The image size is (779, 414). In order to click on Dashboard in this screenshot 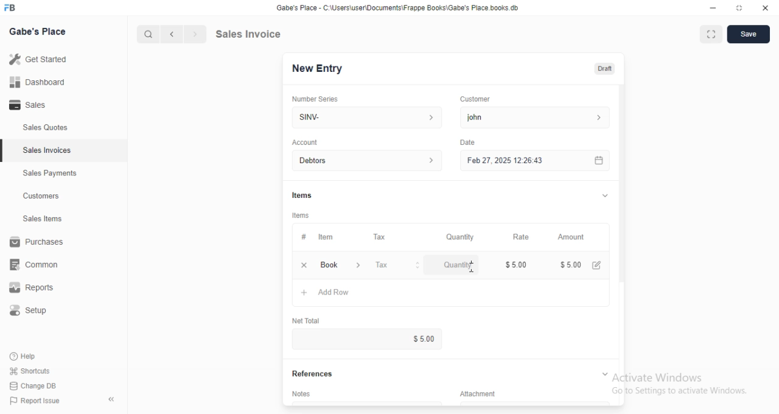, I will do `click(37, 82)`.